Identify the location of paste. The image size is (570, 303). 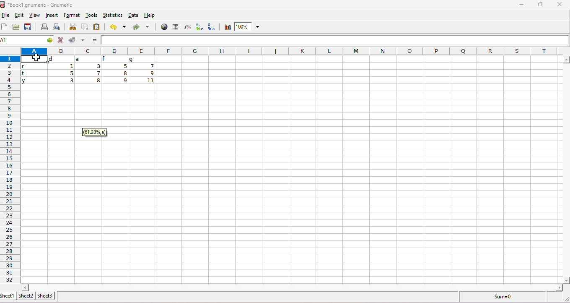
(97, 28).